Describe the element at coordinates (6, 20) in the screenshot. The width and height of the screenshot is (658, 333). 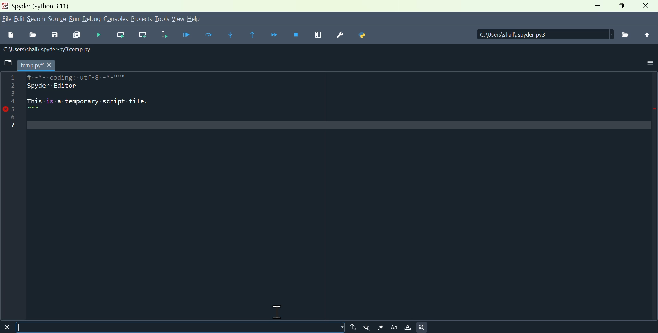
I see `file` at that location.